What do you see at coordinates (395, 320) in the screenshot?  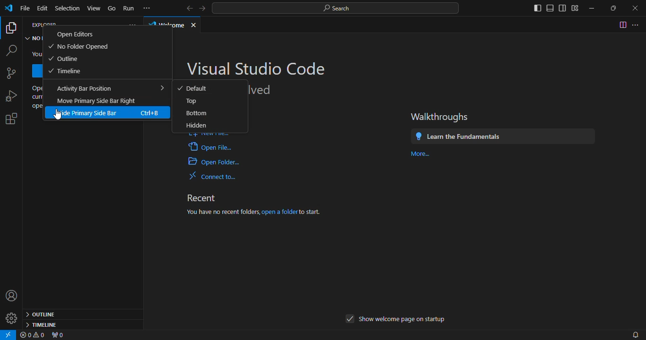 I see `show welcome page on startup` at bounding box center [395, 320].